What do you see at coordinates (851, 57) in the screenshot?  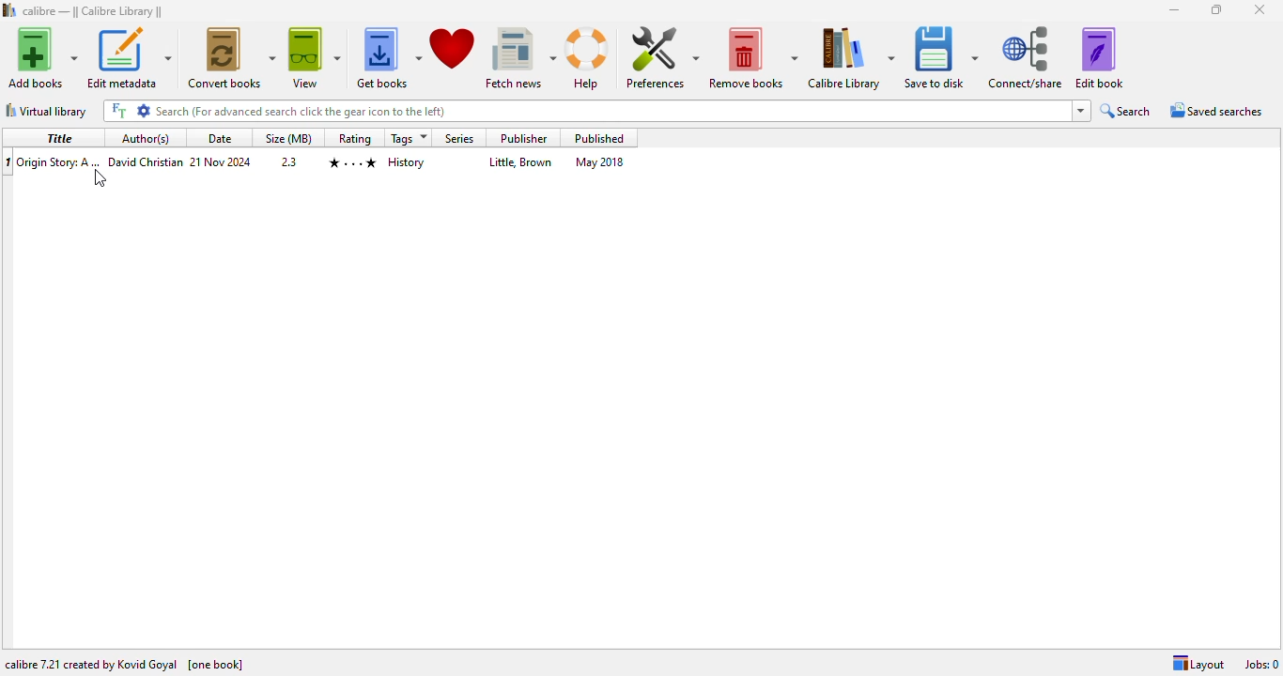 I see `calibre library` at bounding box center [851, 57].